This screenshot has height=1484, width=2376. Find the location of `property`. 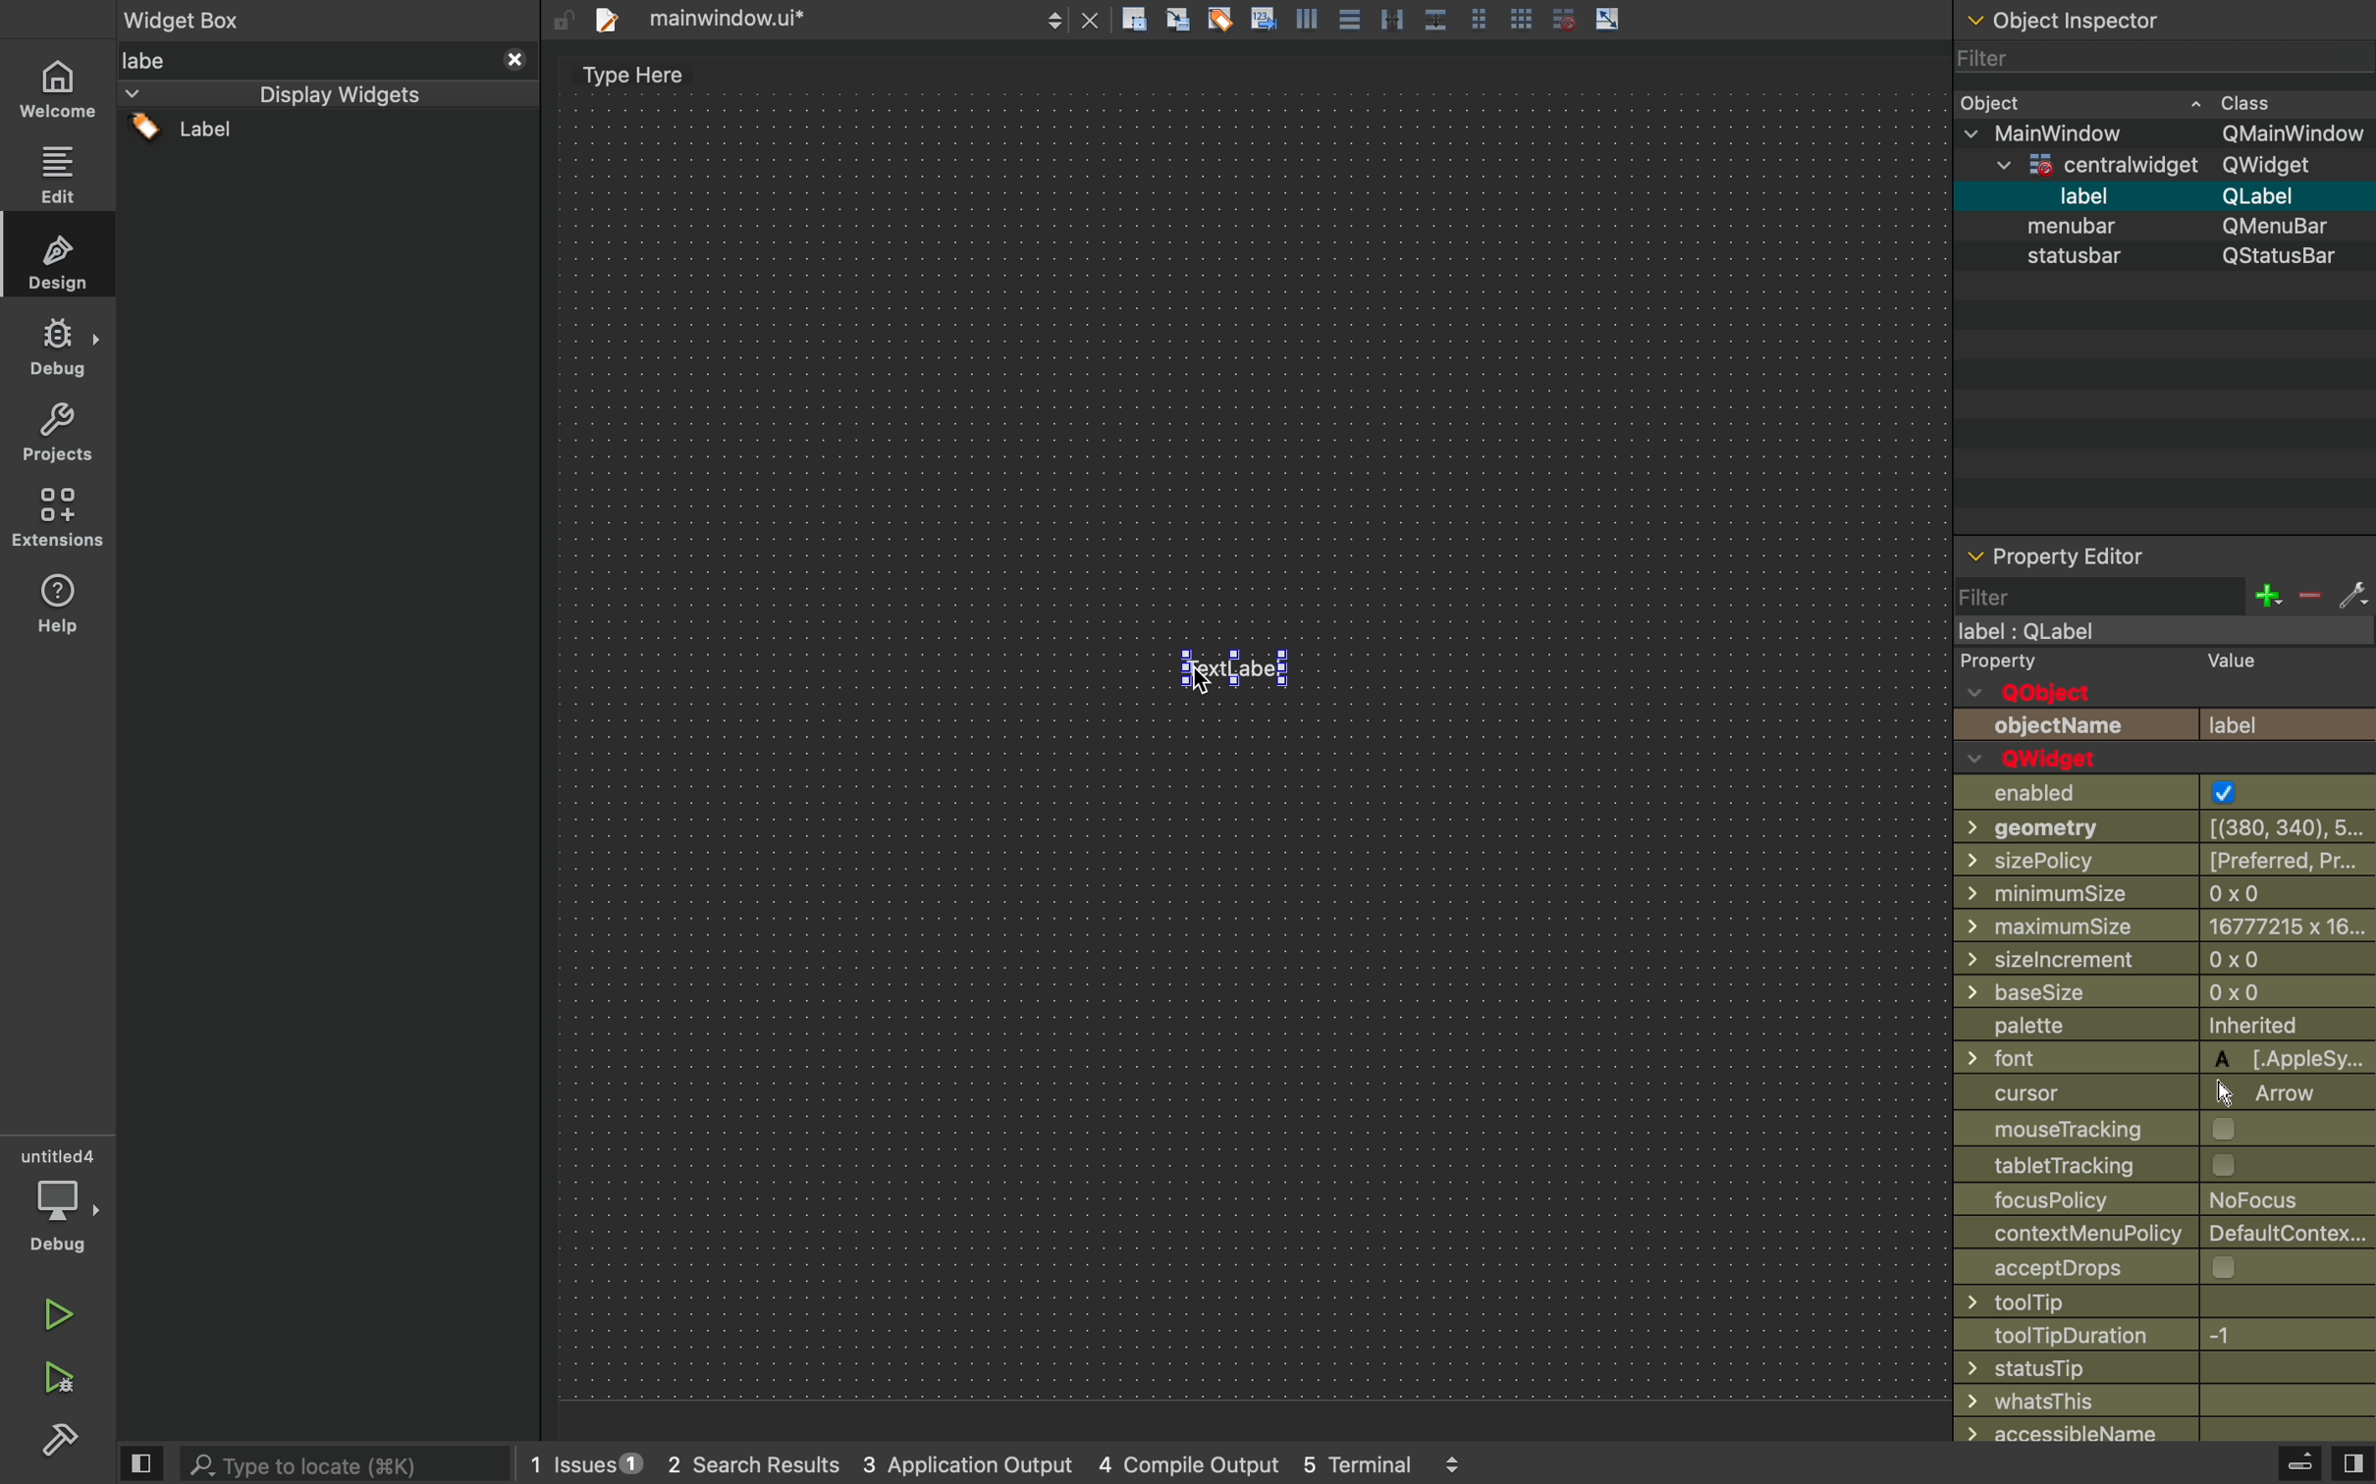

property is located at coordinates (2001, 662).